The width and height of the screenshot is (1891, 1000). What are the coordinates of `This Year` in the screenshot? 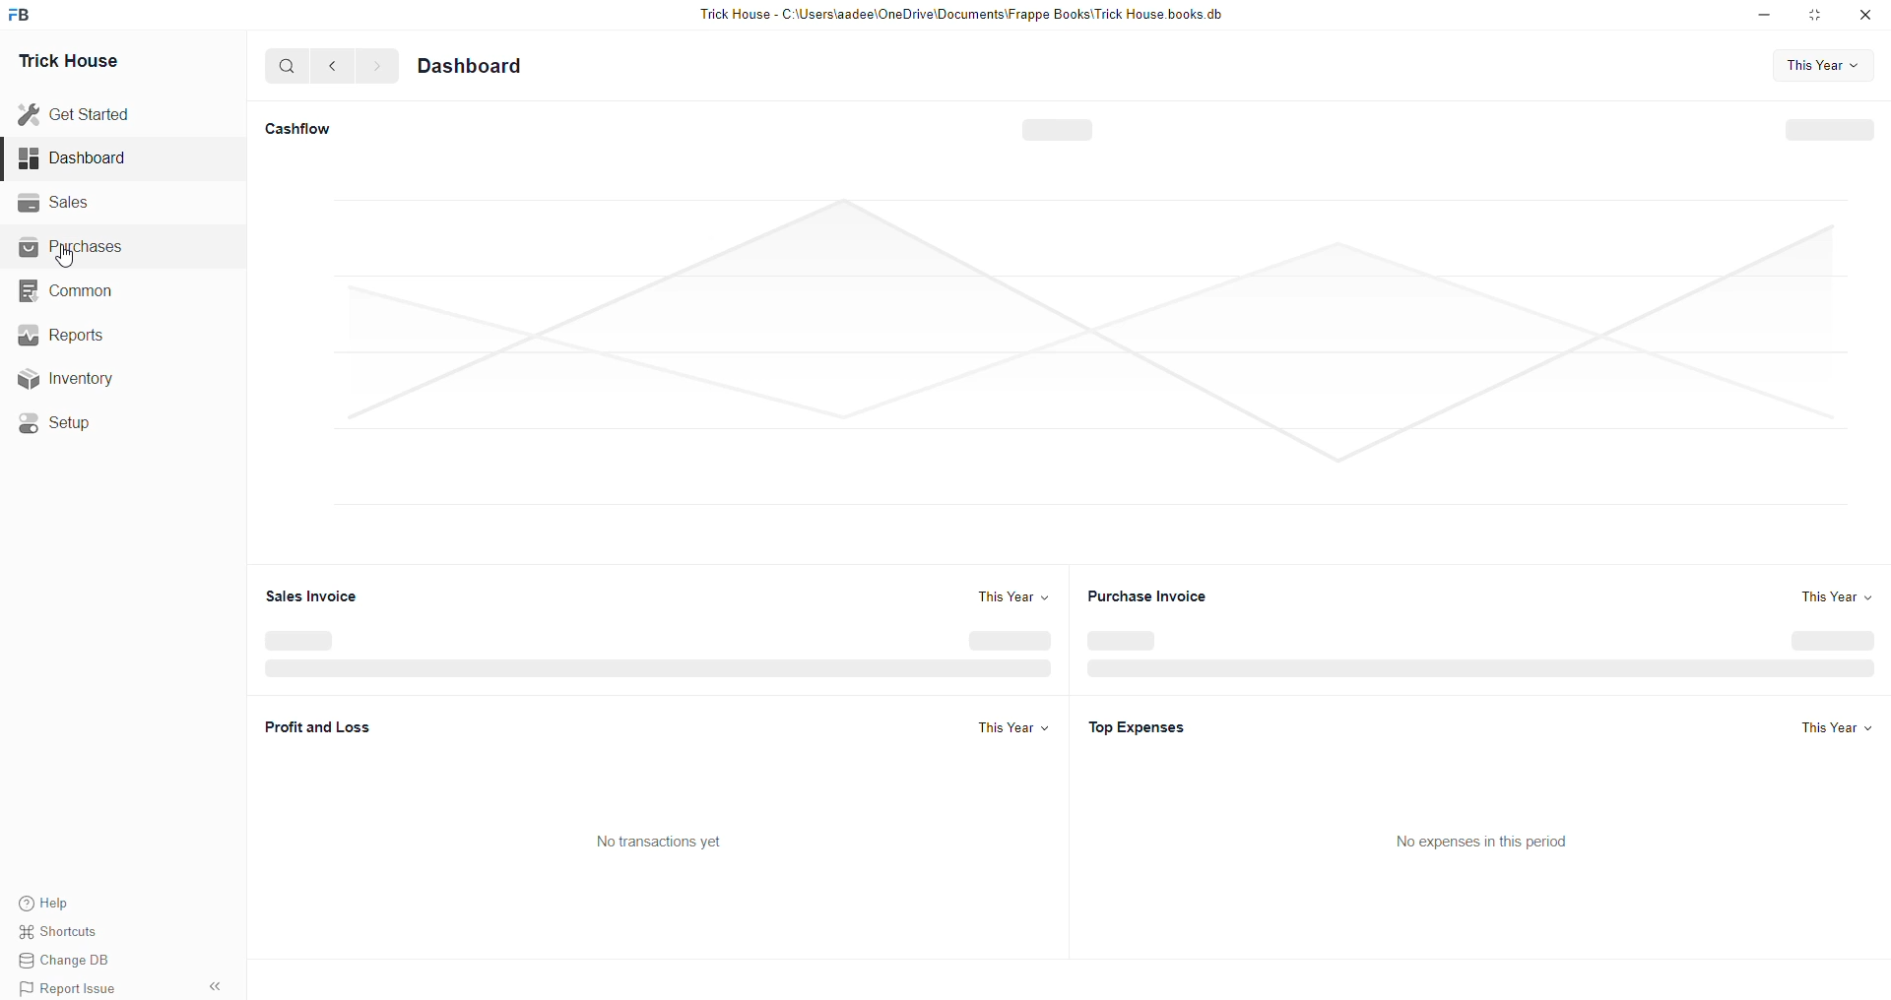 It's located at (1834, 595).